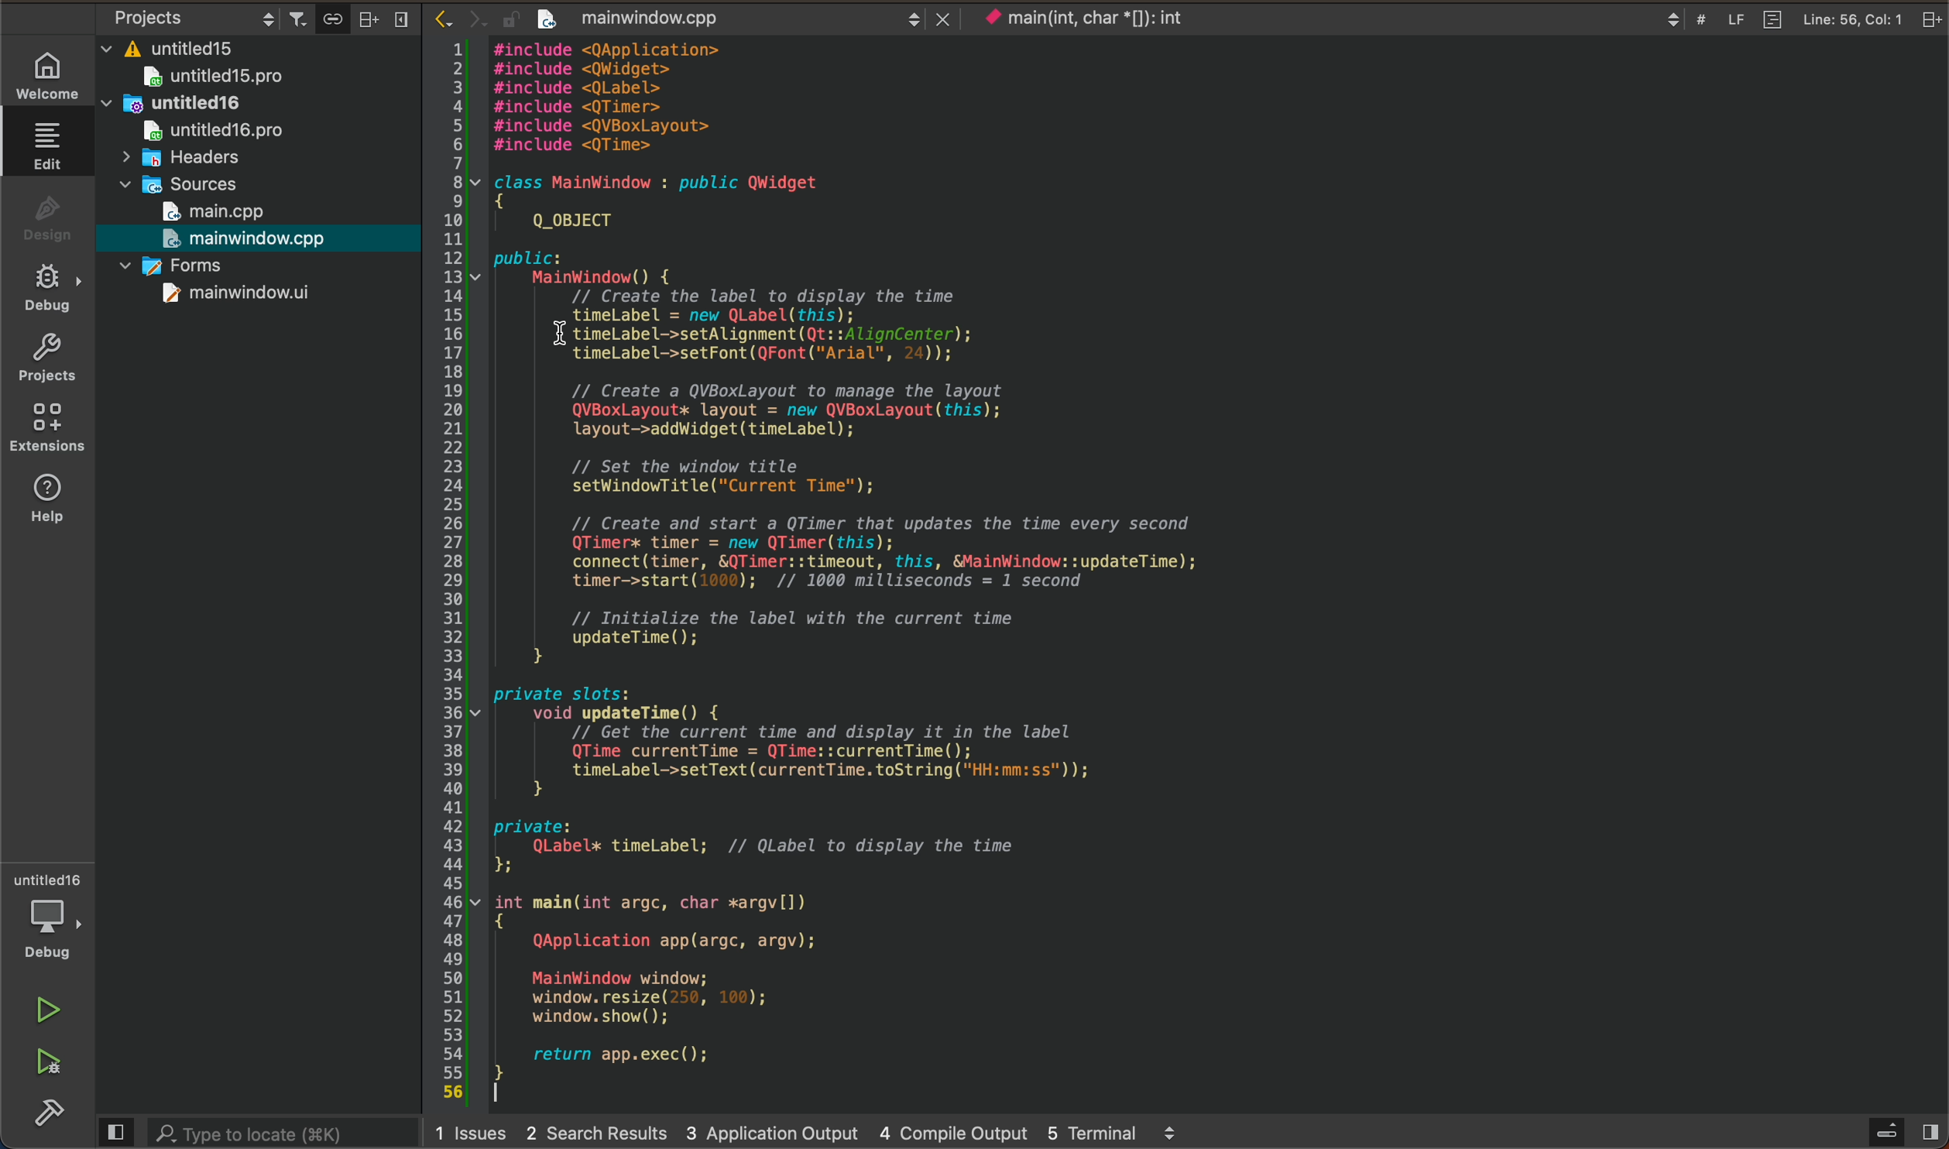 Image resolution: width=1949 pixels, height=1149 pixels. What do you see at coordinates (113, 1131) in the screenshot?
I see `Preview` at bounding box center [113, 1131].